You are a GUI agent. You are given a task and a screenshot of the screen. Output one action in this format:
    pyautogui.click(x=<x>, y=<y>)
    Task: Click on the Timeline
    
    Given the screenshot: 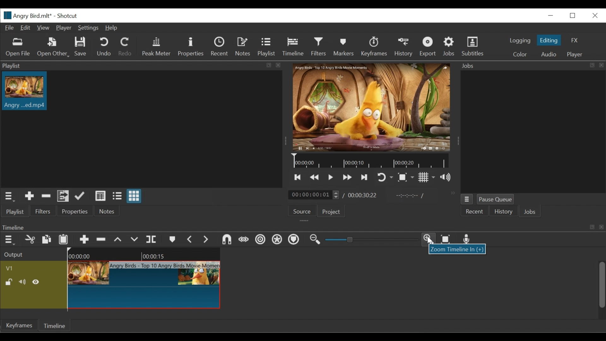 What is the action you would take?
    pyautogui.click(x=370, y=161)
    